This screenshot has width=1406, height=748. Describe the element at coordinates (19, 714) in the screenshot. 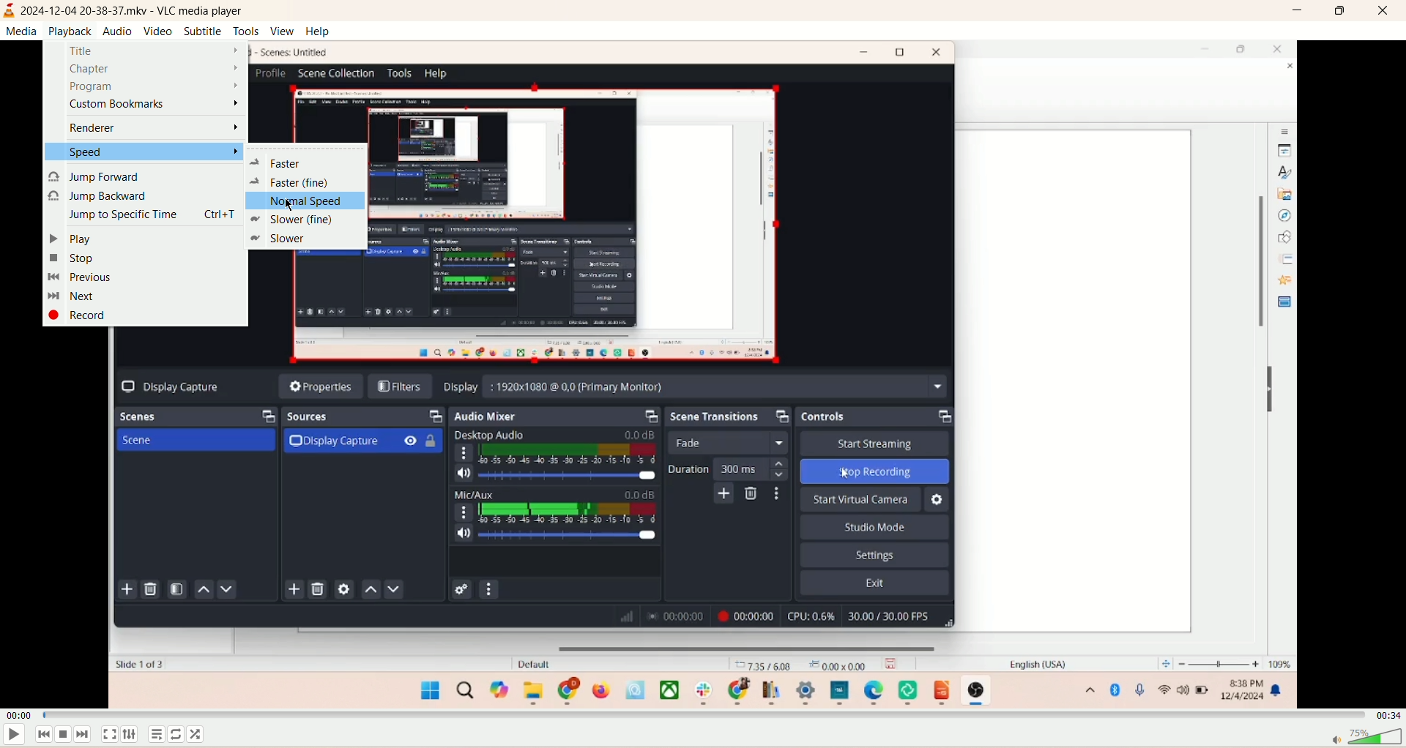

I see `played time` at that location.